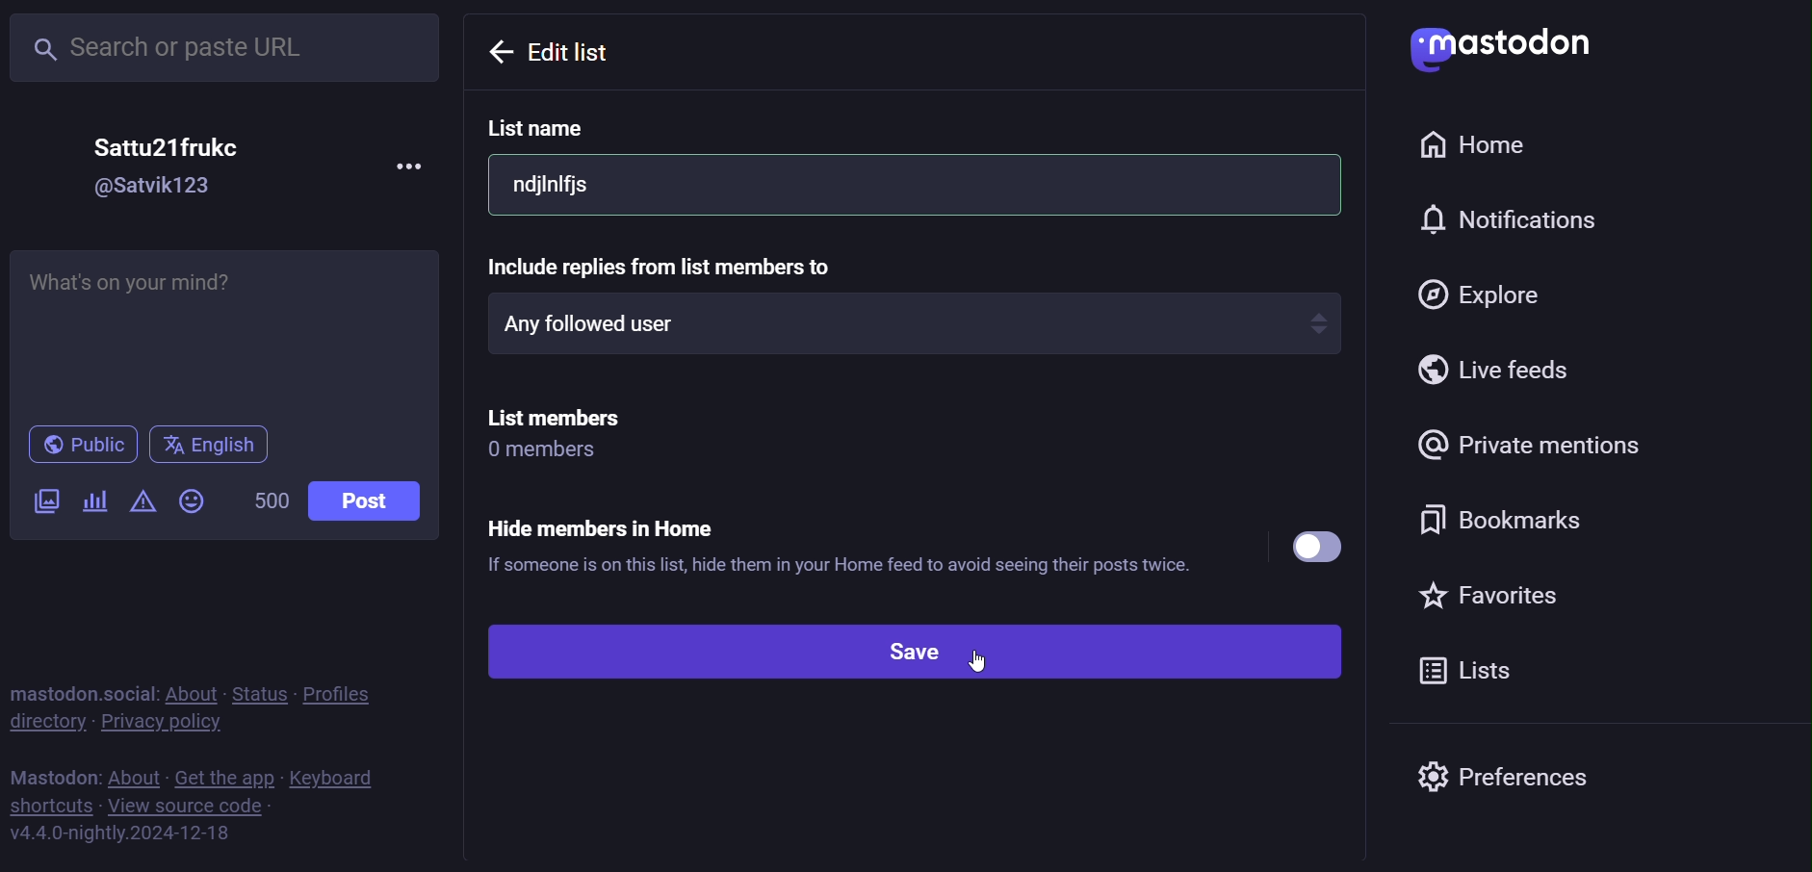  Describe the element at coordinates (919, 324) in the screenshot. I see `any followed user` at that location.